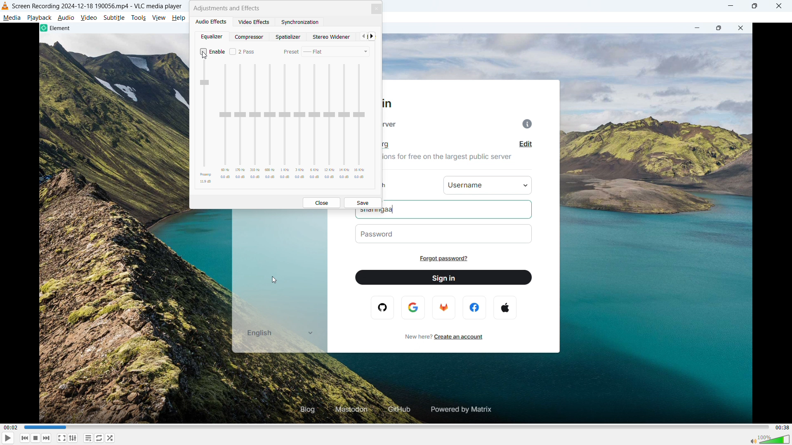 The image size is (792, 445). Describe the element at coordinates (5, 6) in the screenshot. I see `Logo ` at that location.